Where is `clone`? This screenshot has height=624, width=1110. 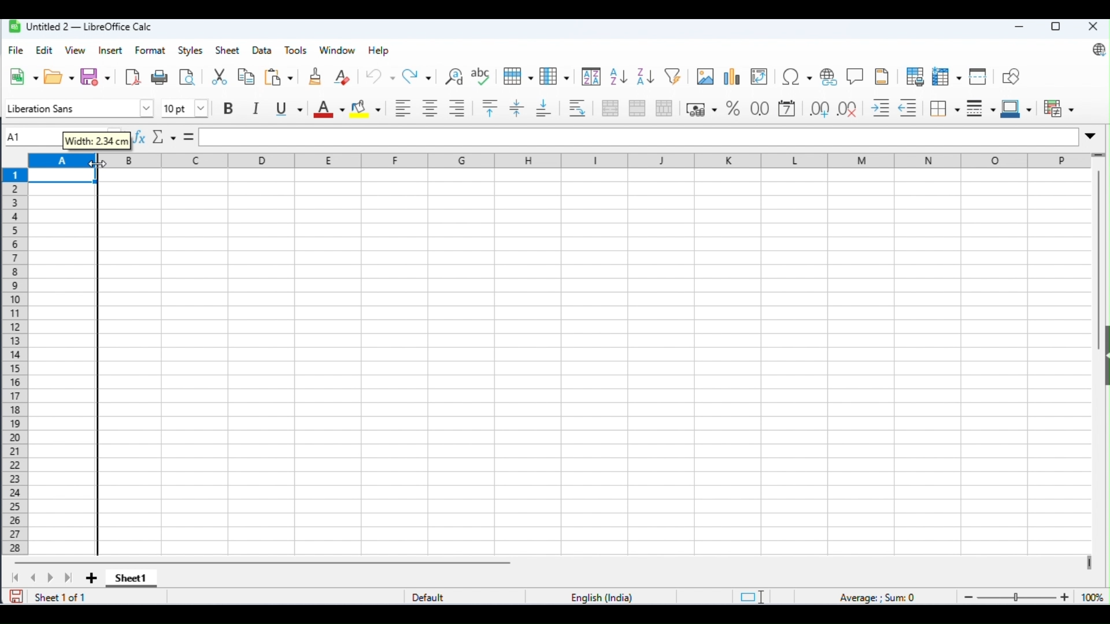
clone is located at coordinates (316, 76).